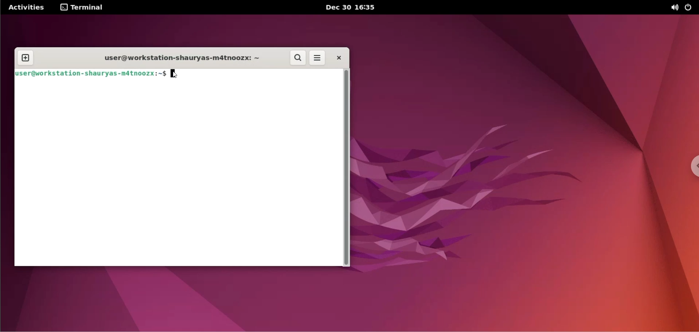 The image size is (699, 332). Describe the element at coordinates (348, 168) in the screenshot. I see `scrollbar` at that location.